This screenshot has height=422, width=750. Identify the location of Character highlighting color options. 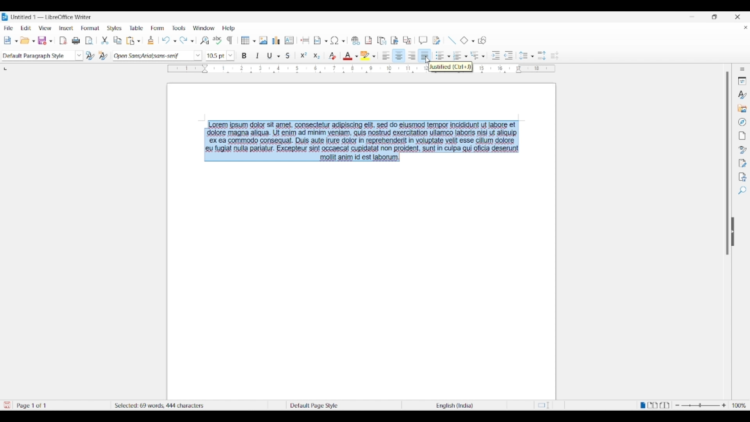
(374, 56).